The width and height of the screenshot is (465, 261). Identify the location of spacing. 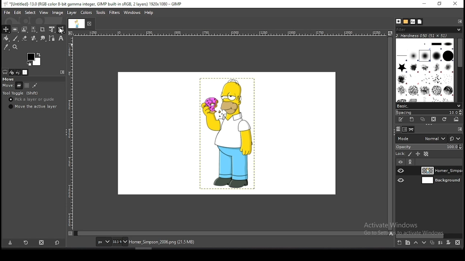
(429, 112).